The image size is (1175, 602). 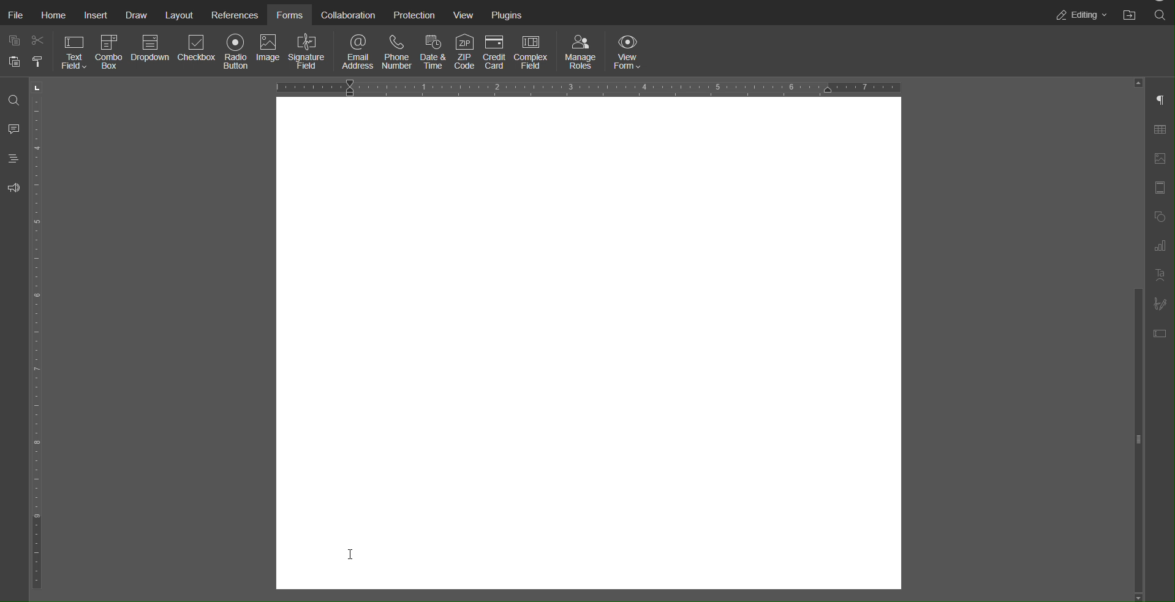 What do you see at coordinates (17, 16) in the screenshot?
I see `File` at bounding box center [17, 16].